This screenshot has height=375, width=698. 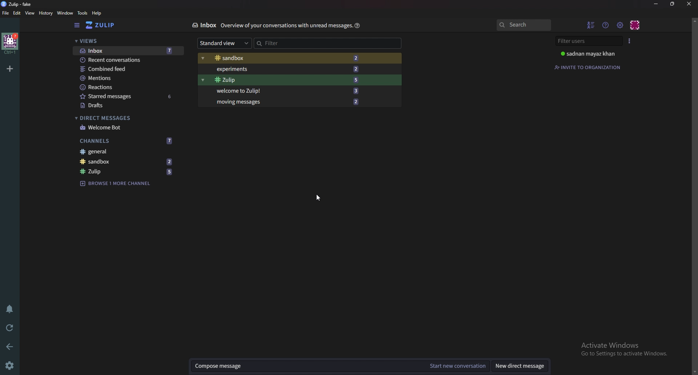 I want to click on Reload, so click(x=10, y=328).